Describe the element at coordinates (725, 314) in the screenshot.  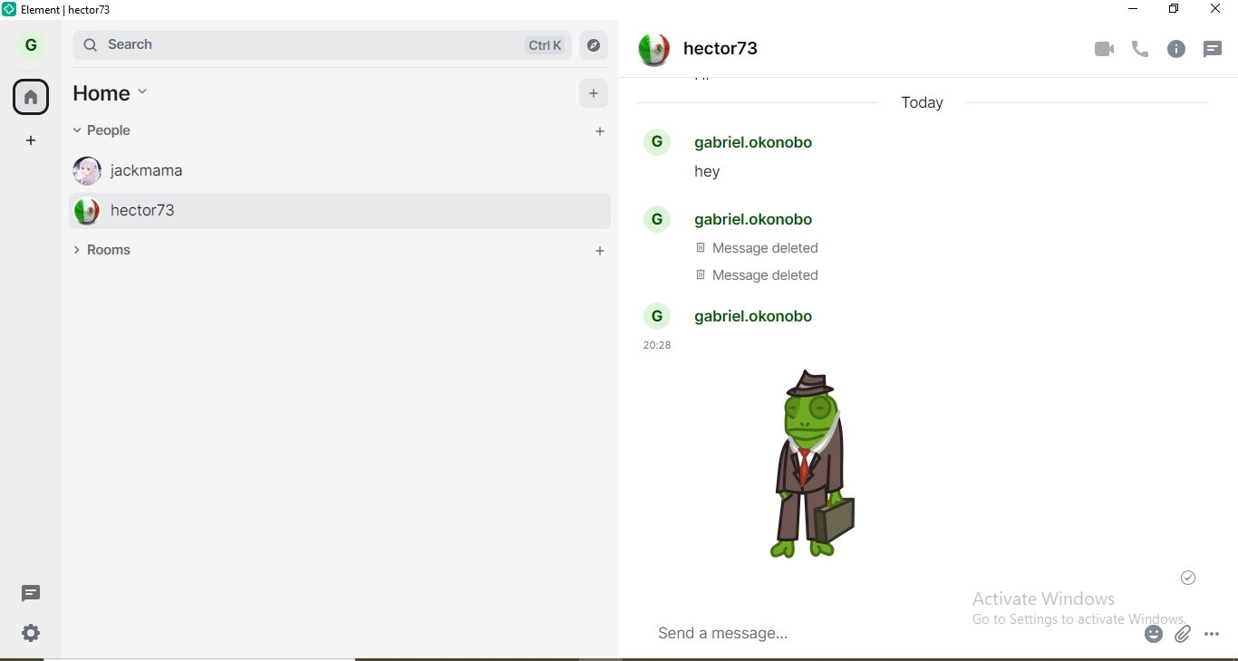
I see `people` at that location.